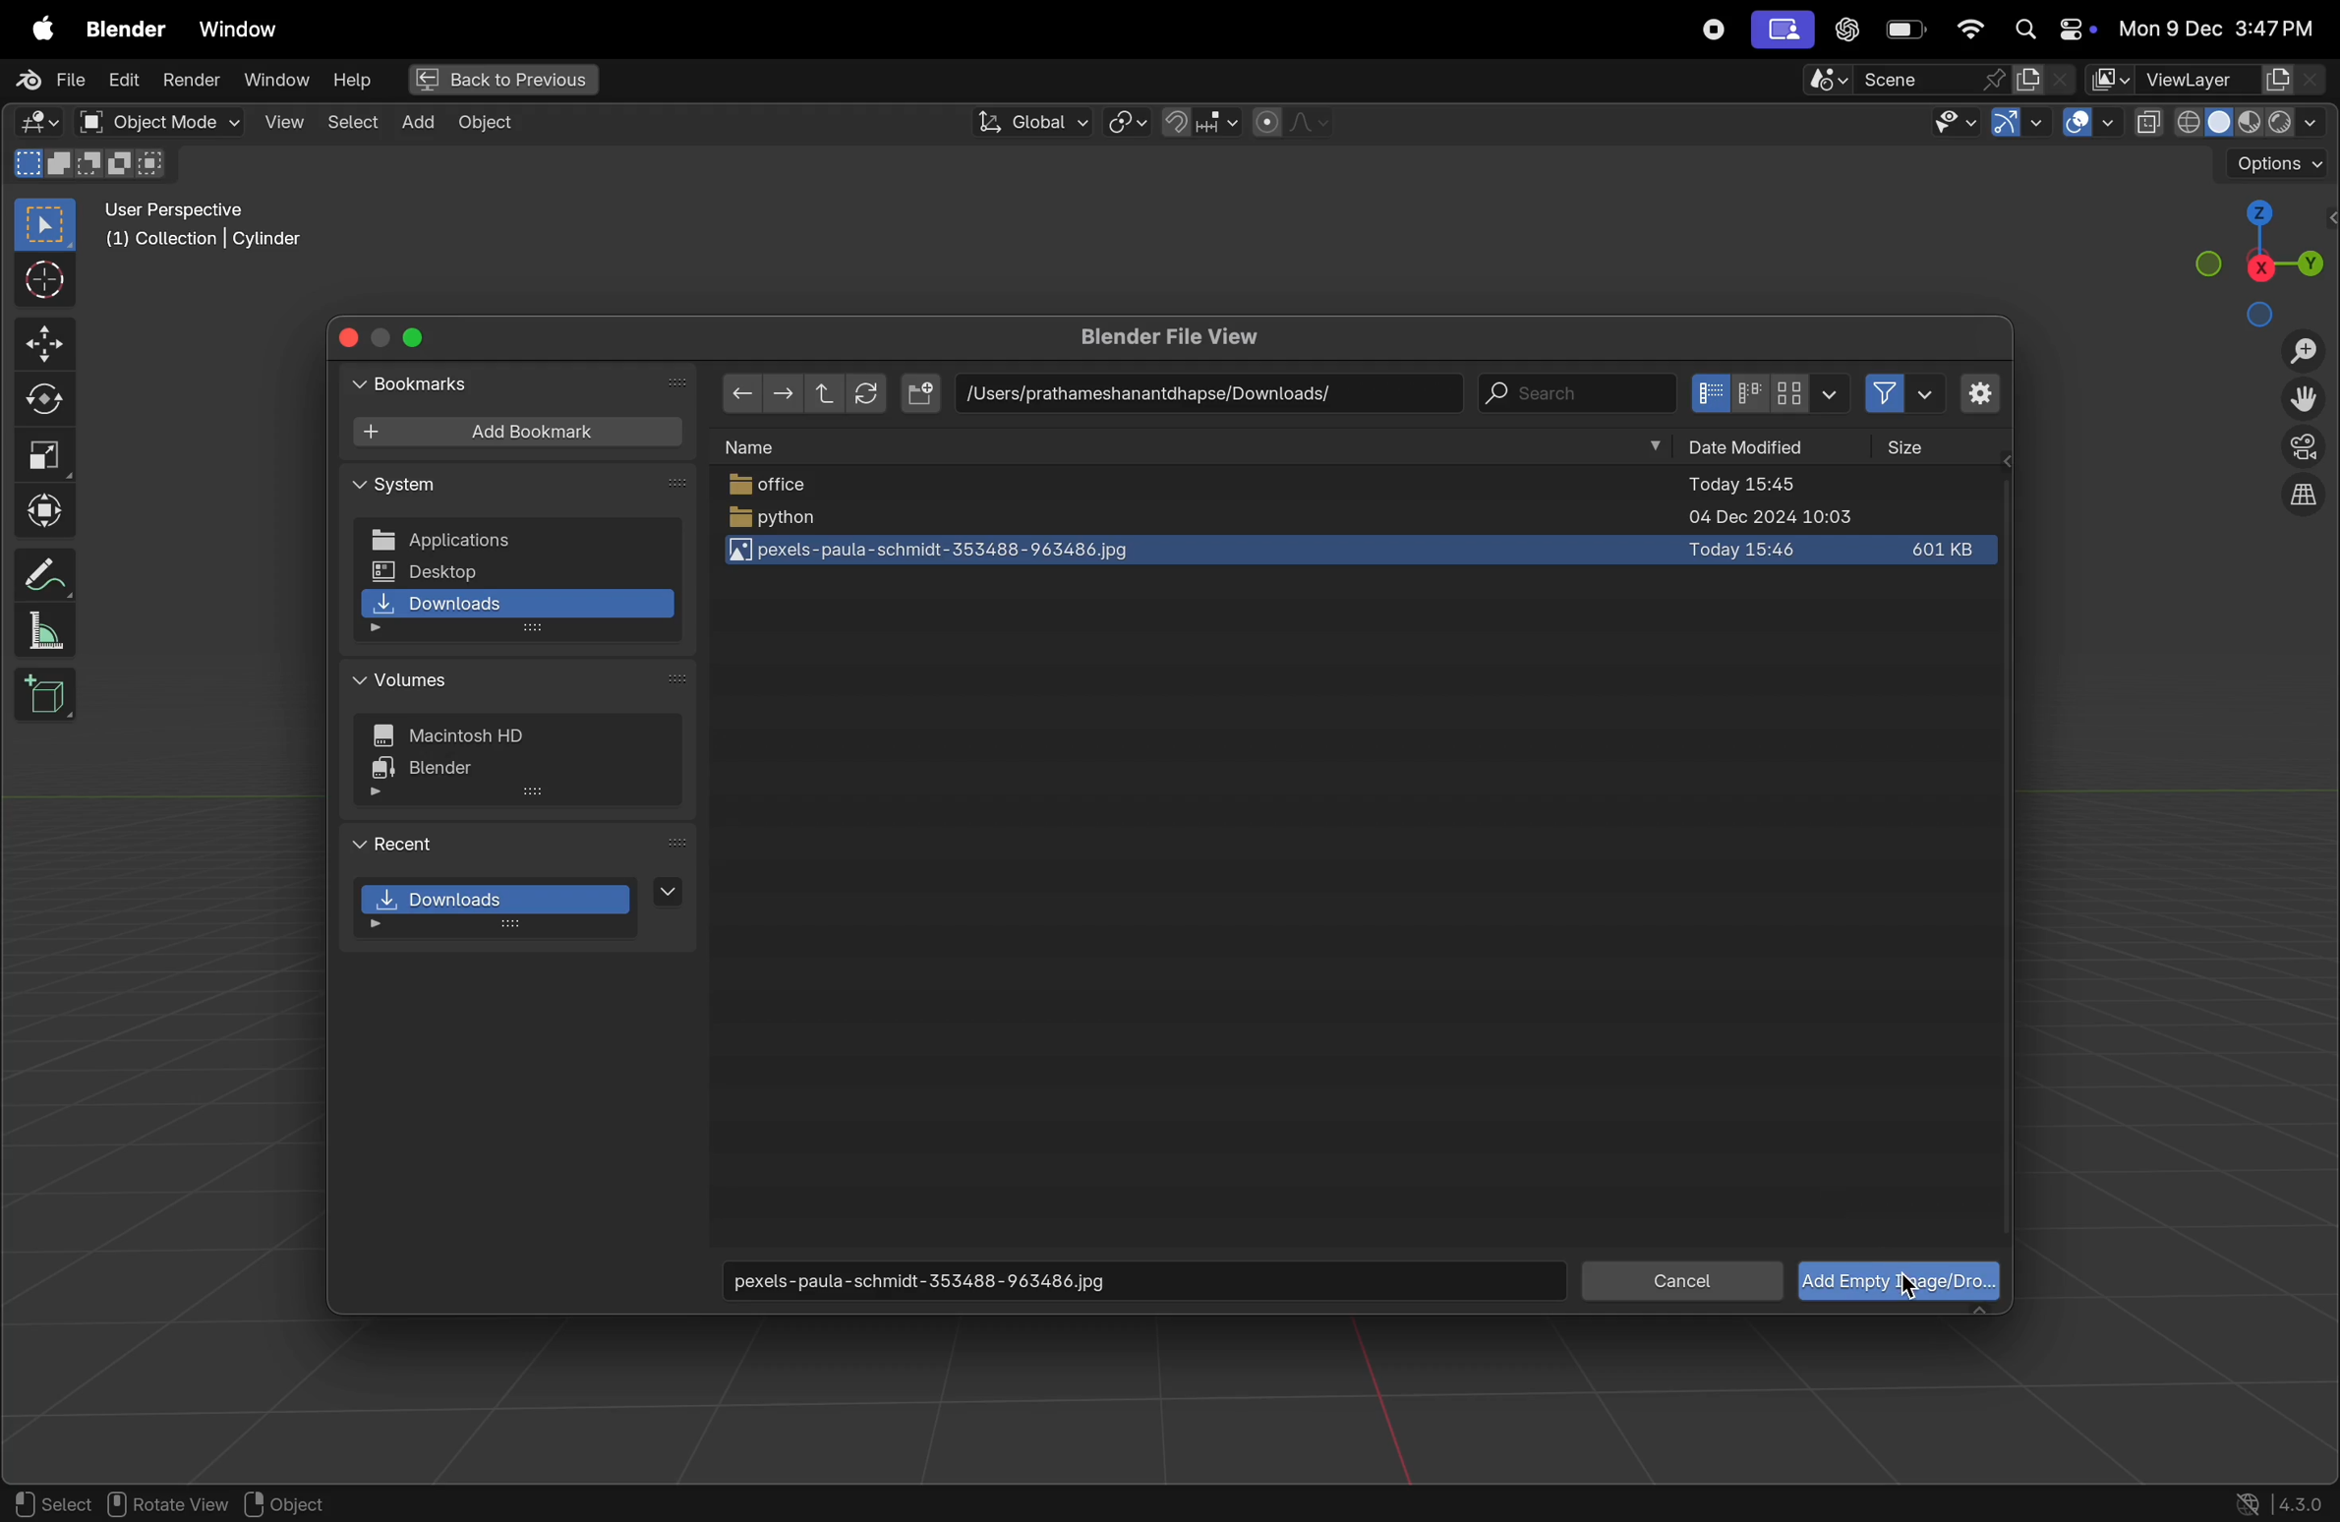  I want to click on cancel, so click(1681, 1281).